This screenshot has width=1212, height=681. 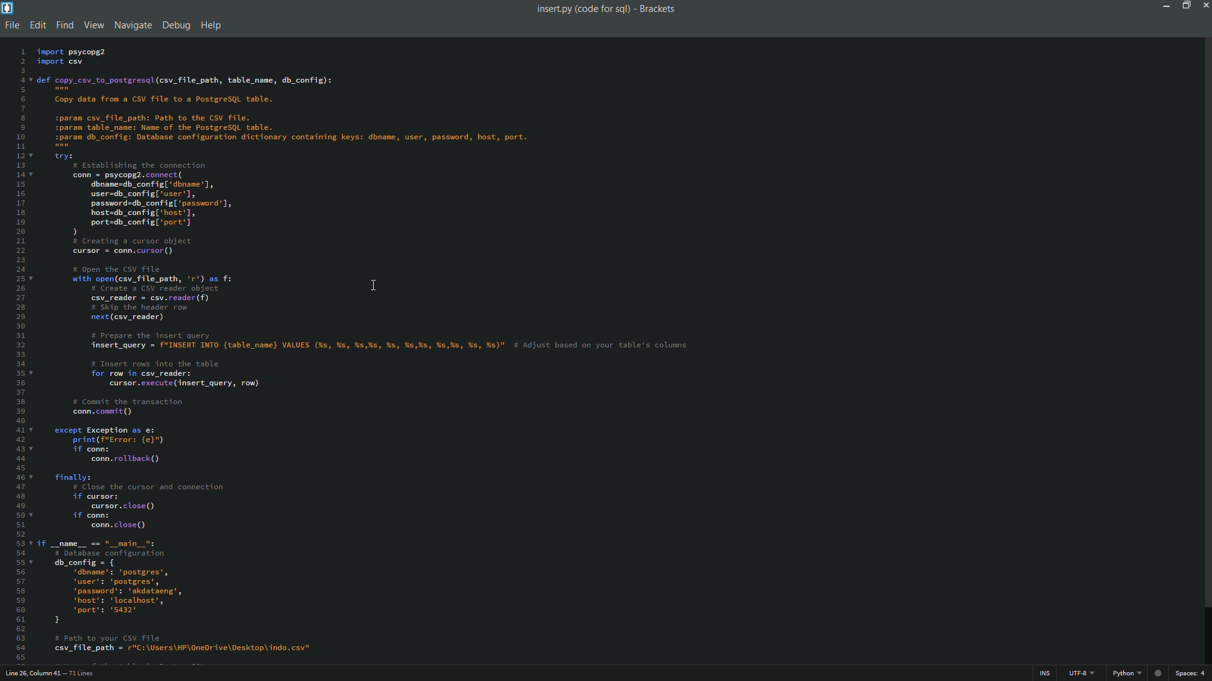 What do you see at coordinates (81, 673) in the screenshot?
I see `number of lines` at bounding box center [81, 673].